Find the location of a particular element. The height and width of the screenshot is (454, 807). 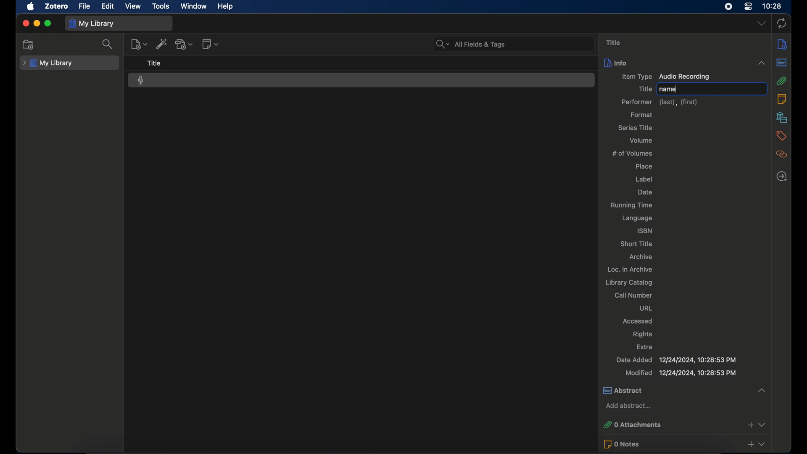

my library is located at coordinates (47, 63).